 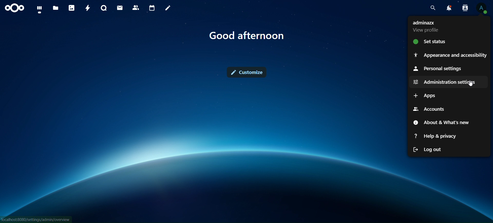 I want to click on dashboard, so click(x=40, y=10).